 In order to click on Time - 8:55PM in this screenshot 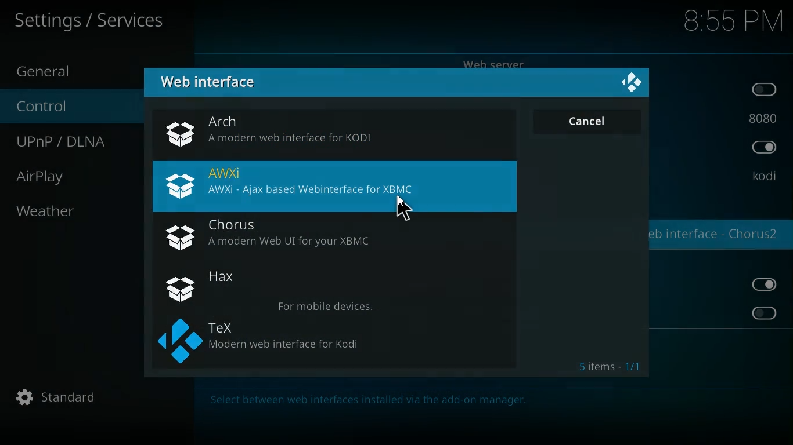, I will do `click(733, 21)`.